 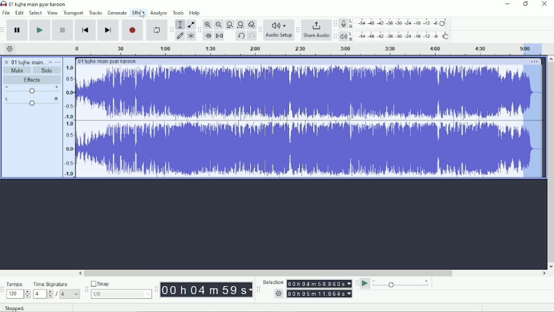 I want to click on Collapse, so click(x=51, y=63).